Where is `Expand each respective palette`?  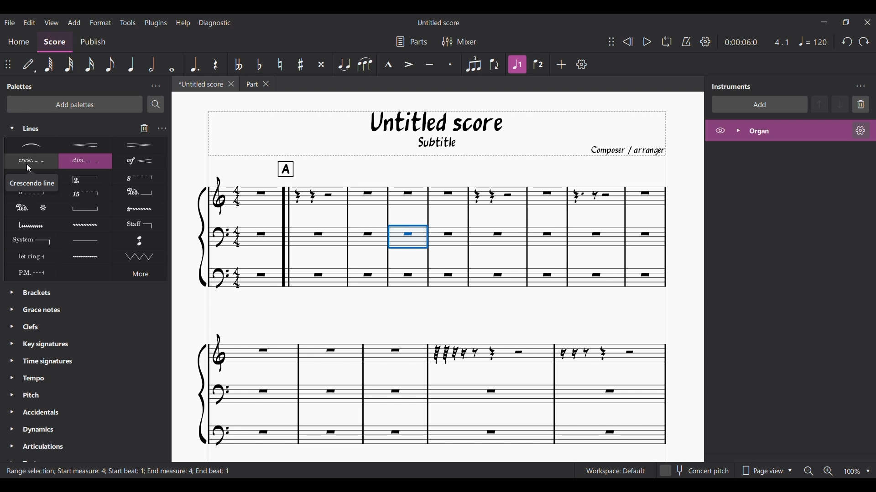 Expand each respective palette is located at coordinates (9, 372).